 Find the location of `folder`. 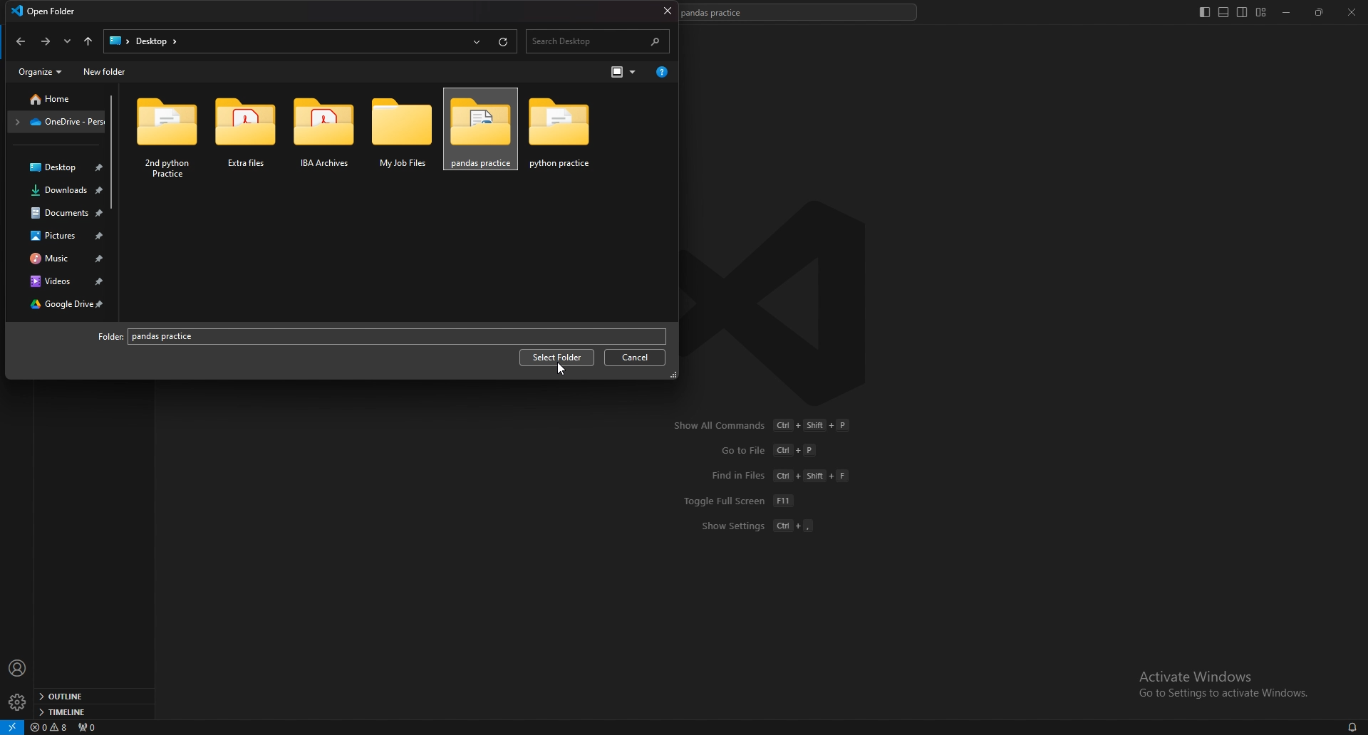

folder is located at coordinates (100, 337).